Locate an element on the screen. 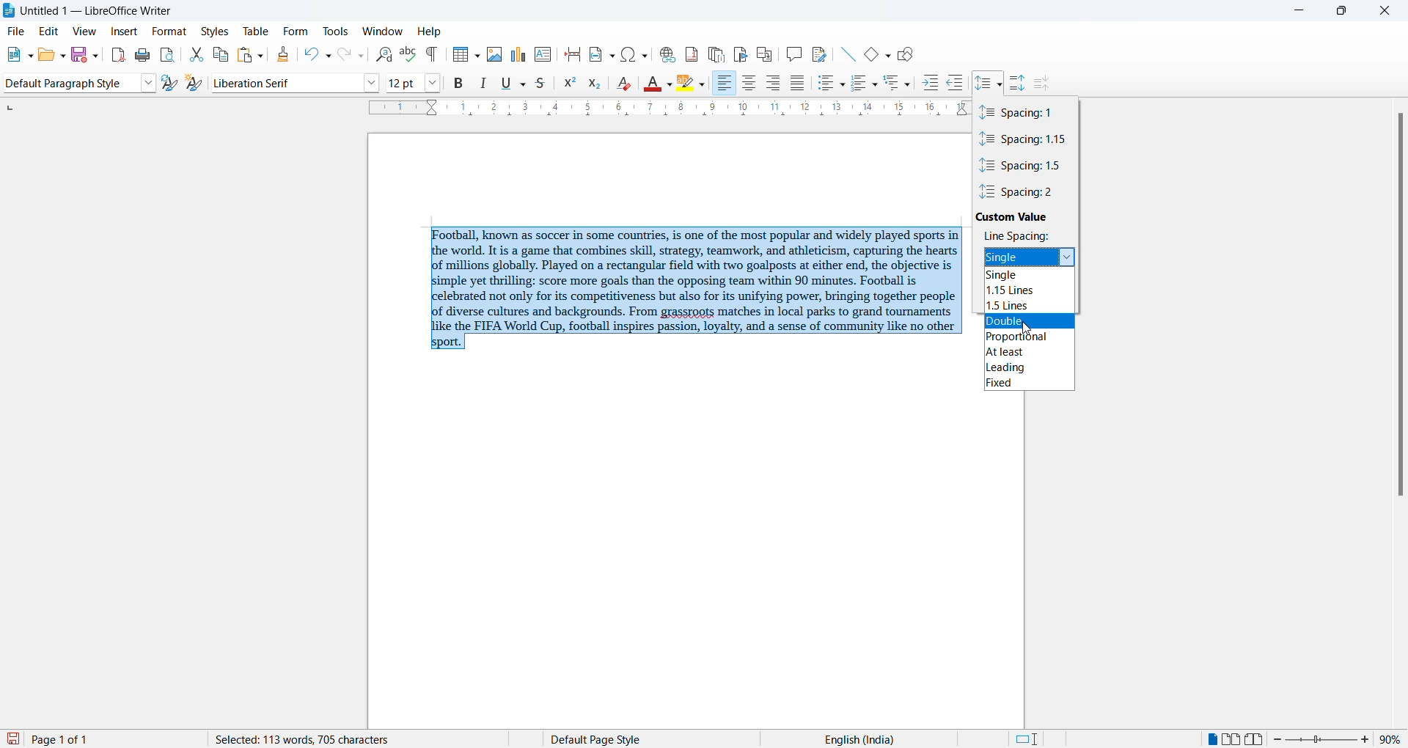 The width and height of the screenshot is (1408, 748). clear direct formatting is located at coordinates (623, 82).